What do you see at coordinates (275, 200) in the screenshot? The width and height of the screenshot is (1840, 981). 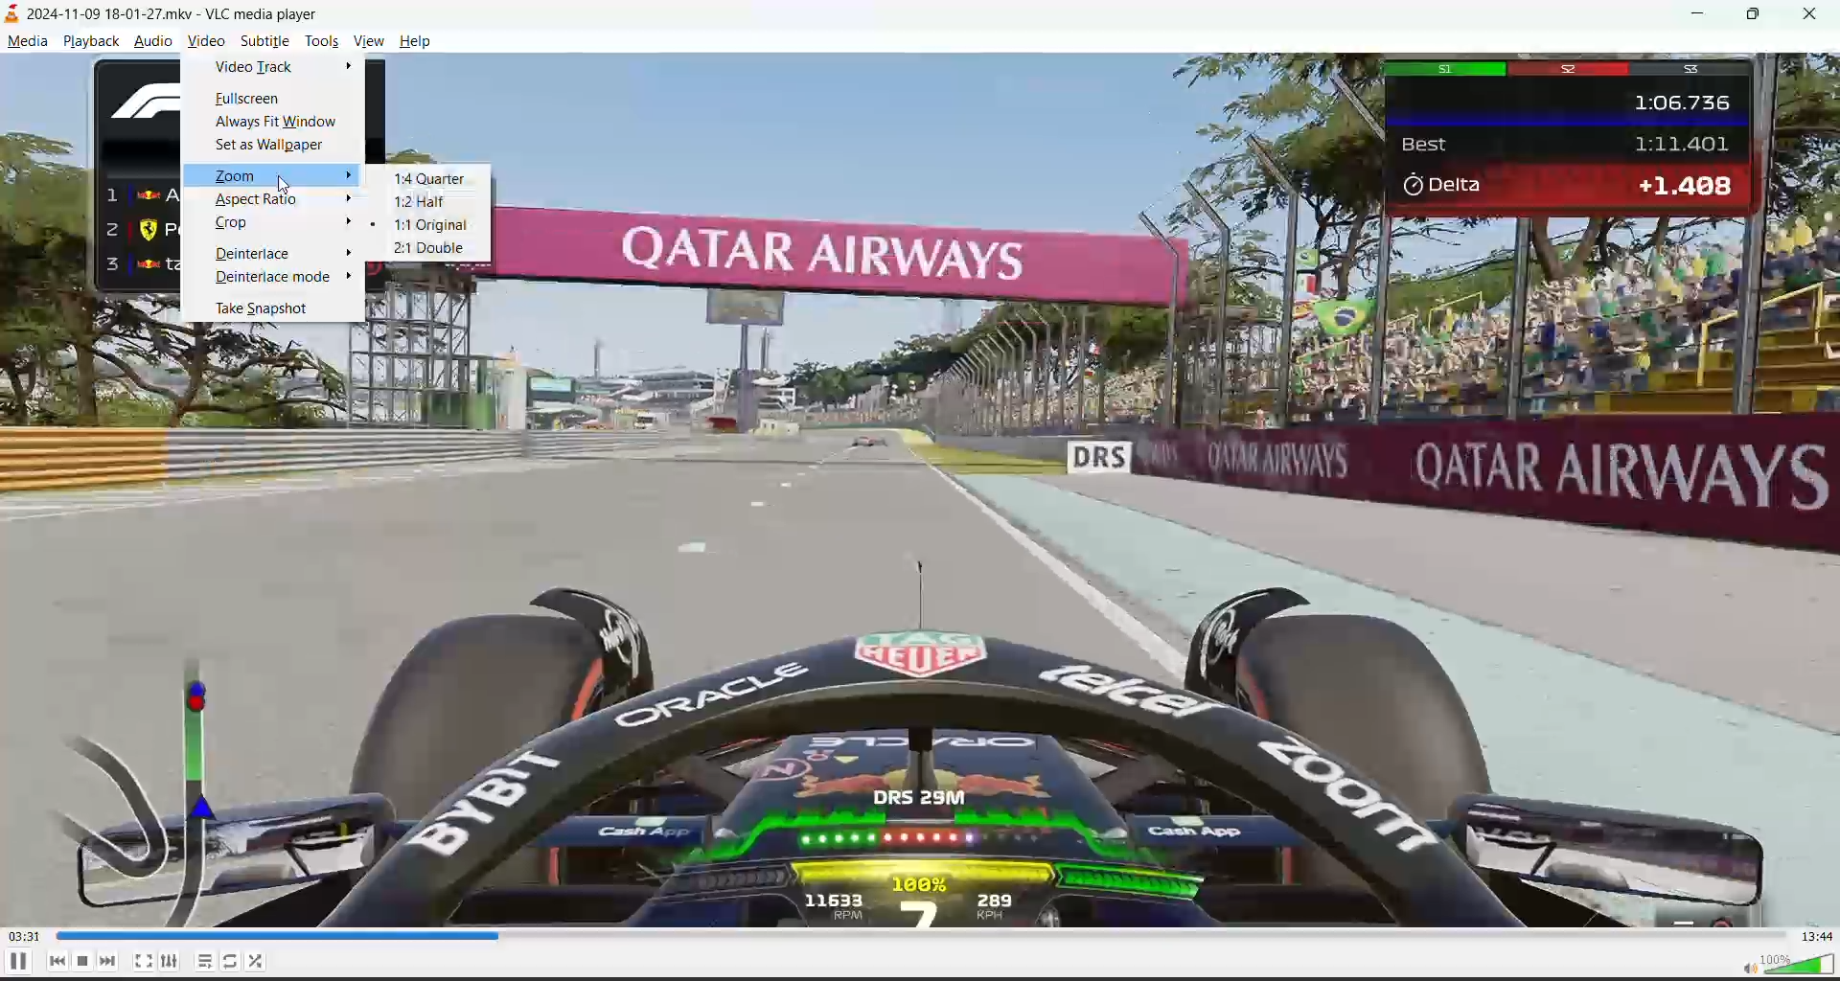 I see `aspect ratio` at bounding box center [275, 200].